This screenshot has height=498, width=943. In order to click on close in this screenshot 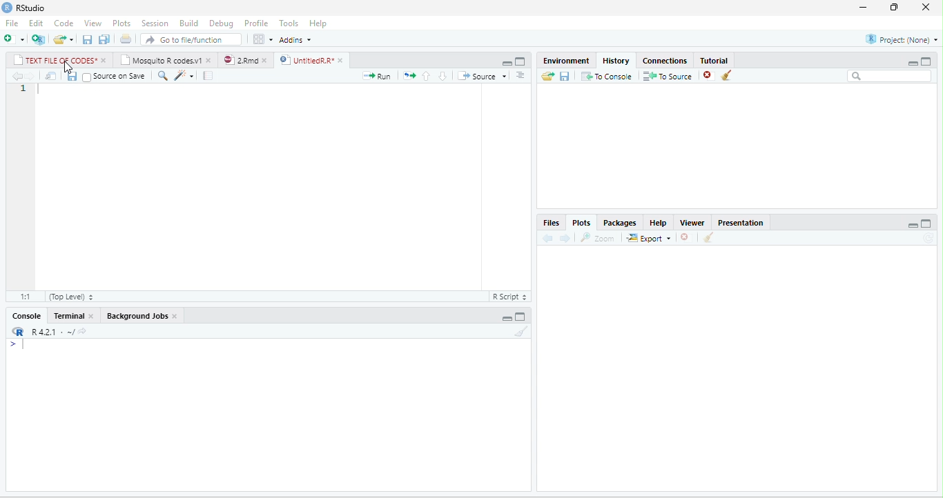, I will do `click(105, 61)`.